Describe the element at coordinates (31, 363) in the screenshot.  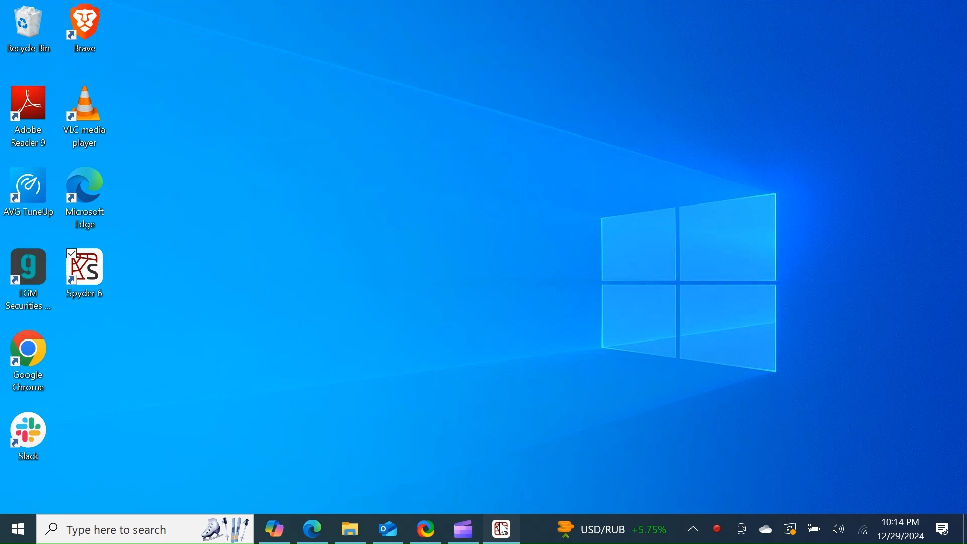
I see `Google Chrome Desktop Icon` at that location.